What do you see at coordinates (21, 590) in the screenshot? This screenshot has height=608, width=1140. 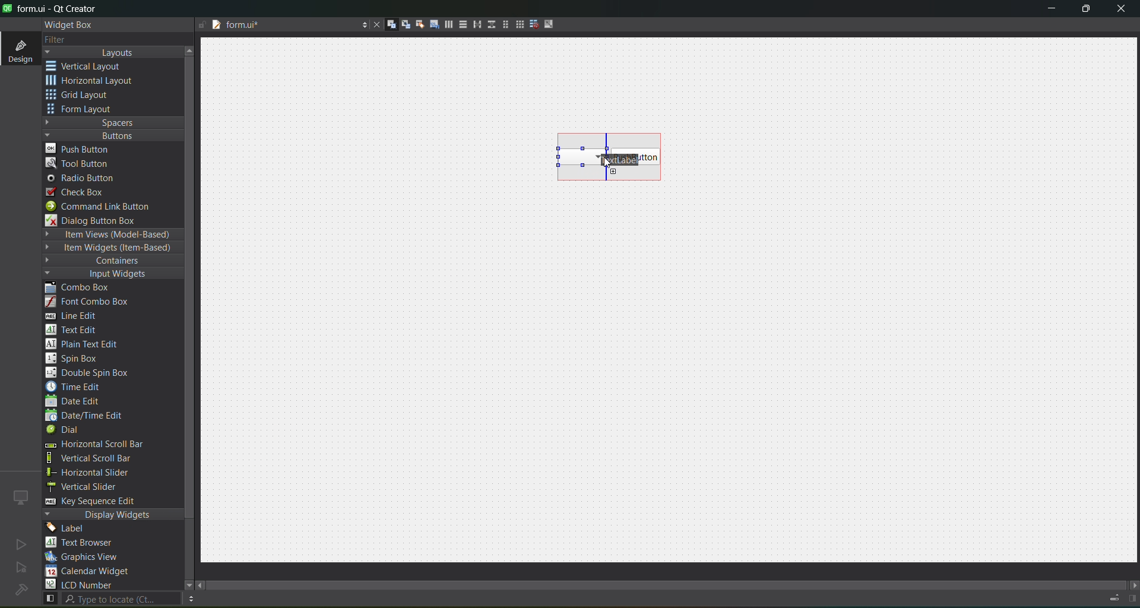 I see `no project loaded` at bounding box center [21, 590].